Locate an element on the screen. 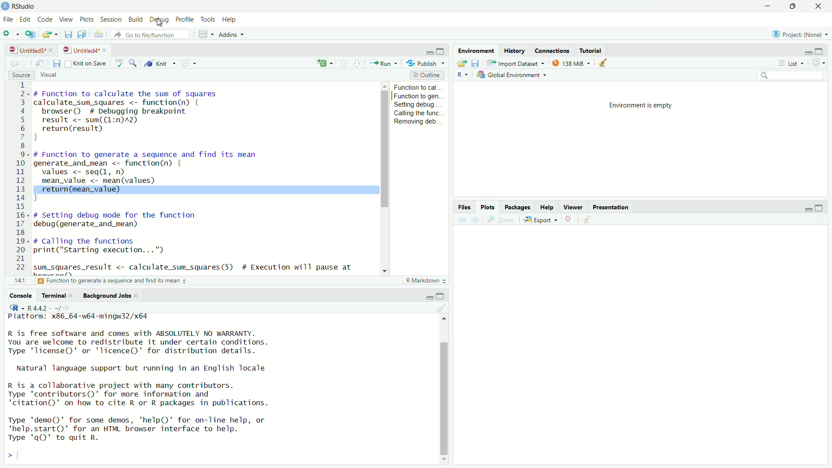 This screenshot has width=832, height=468. code of function to generate a sequence and find its mean is located at coordinates (163, 176).